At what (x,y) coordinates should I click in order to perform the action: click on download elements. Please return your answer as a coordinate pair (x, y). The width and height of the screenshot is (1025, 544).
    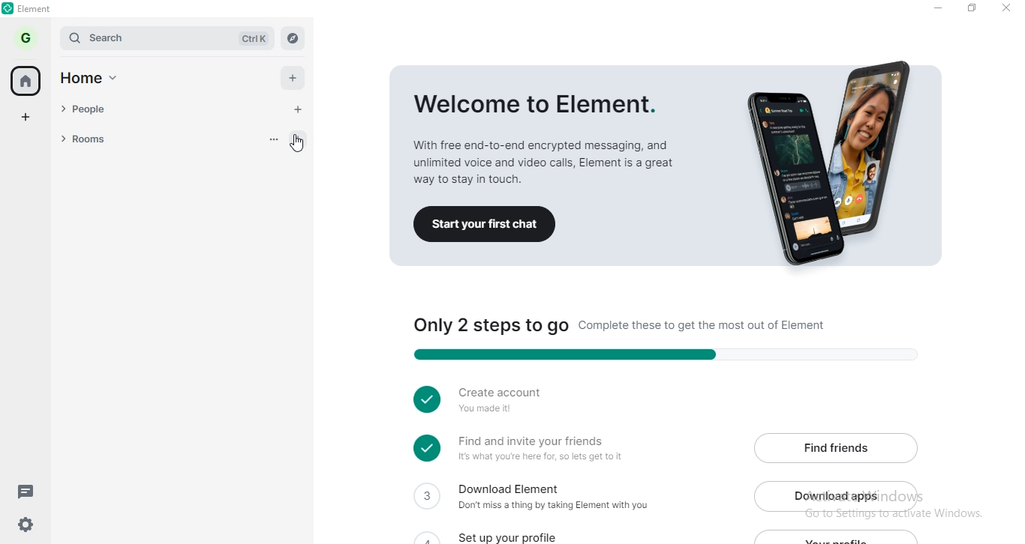
    Looking at the image, I should click on (542, 499).